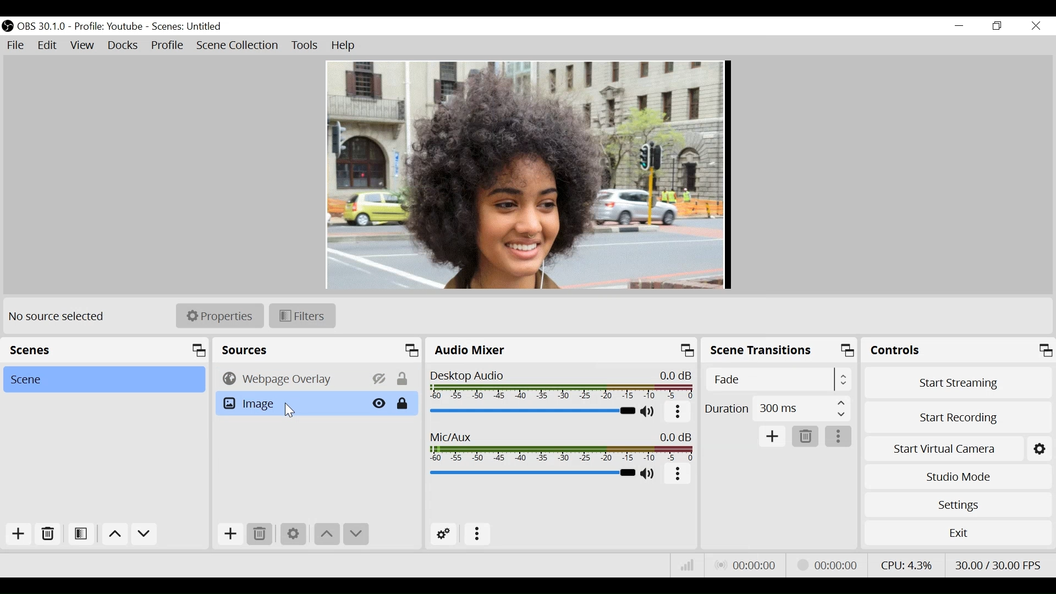 This screenshot has height=594, width=1056. Describe the element at coordinates (168, 46) in the screenshot. I see `Profile` at that location.